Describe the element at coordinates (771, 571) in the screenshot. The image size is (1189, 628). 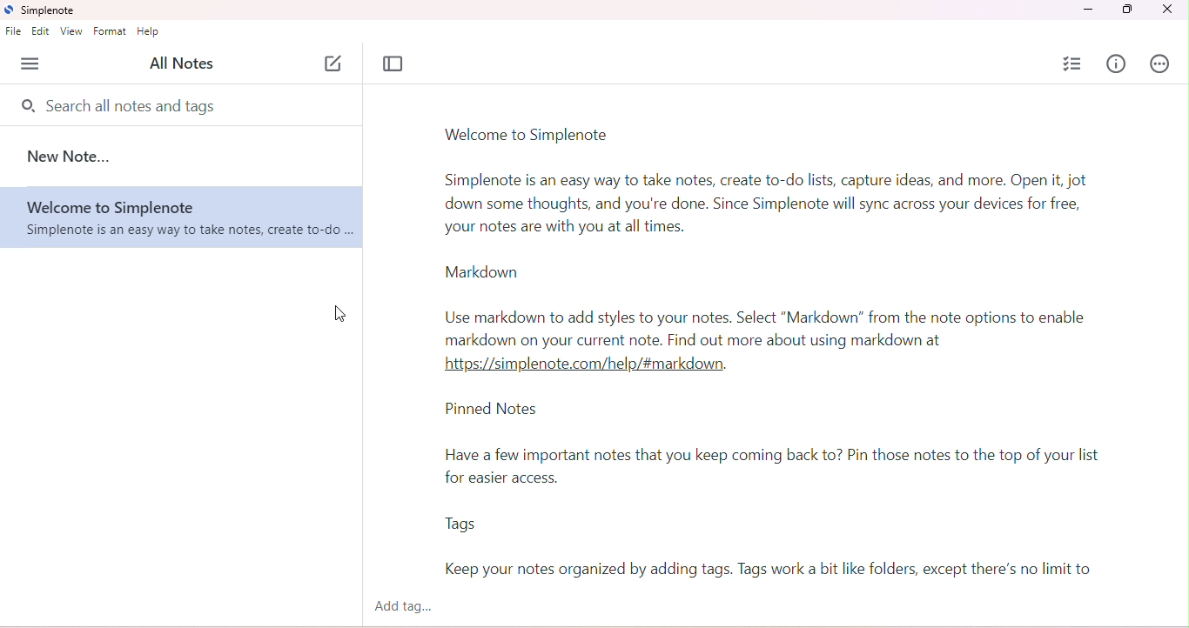
I see `text on tags` at that location.